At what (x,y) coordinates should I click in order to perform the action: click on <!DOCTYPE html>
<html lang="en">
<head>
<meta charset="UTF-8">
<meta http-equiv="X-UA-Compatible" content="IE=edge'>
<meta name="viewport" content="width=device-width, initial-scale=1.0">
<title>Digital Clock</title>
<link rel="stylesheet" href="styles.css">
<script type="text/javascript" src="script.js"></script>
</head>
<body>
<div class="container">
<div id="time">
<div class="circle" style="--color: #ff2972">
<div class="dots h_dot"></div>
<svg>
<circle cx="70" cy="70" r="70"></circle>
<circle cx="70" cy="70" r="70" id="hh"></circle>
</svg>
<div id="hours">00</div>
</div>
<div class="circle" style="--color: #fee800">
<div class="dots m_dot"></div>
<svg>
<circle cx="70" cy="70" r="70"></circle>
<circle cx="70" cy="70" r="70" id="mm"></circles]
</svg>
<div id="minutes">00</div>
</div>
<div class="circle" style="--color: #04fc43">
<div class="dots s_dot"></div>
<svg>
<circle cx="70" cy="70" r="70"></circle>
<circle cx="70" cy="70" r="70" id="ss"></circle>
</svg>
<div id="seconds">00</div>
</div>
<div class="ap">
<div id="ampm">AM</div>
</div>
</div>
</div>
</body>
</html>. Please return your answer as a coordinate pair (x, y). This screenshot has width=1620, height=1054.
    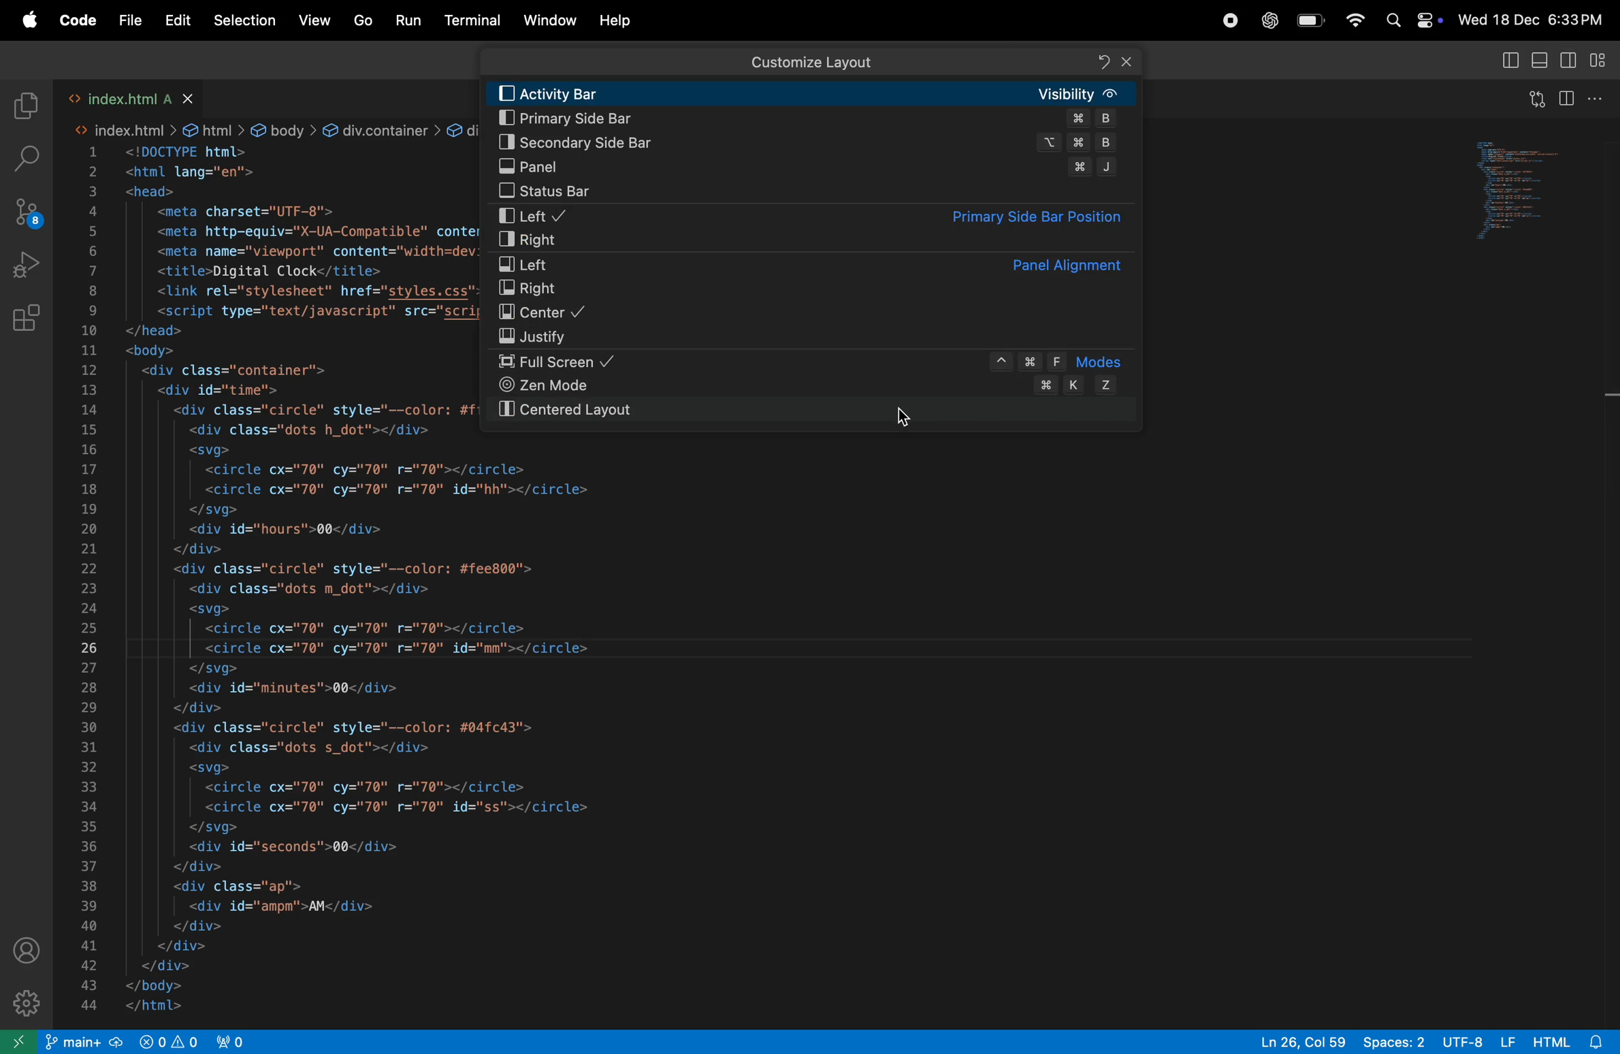
    Looking at the image, I should click on (299, 584).